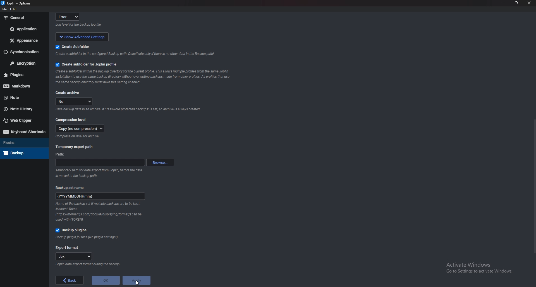  Describe the element at coordinates (80, 128) in the screenshot. I see `copy (no compression)` at that location.